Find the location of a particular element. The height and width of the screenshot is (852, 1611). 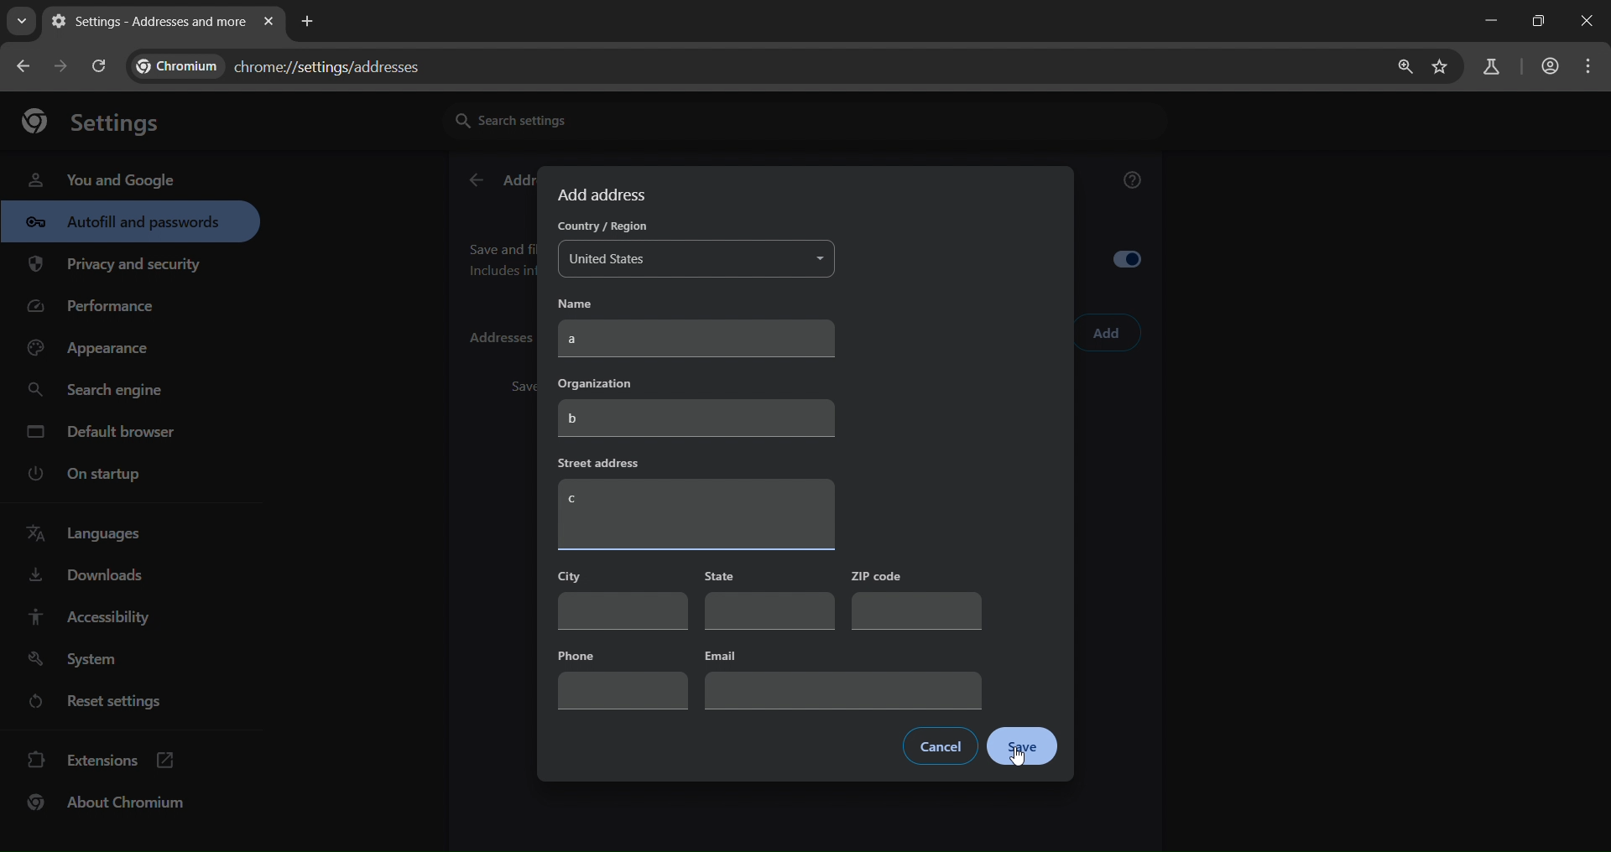

add is located at coordinates (1108, 334).